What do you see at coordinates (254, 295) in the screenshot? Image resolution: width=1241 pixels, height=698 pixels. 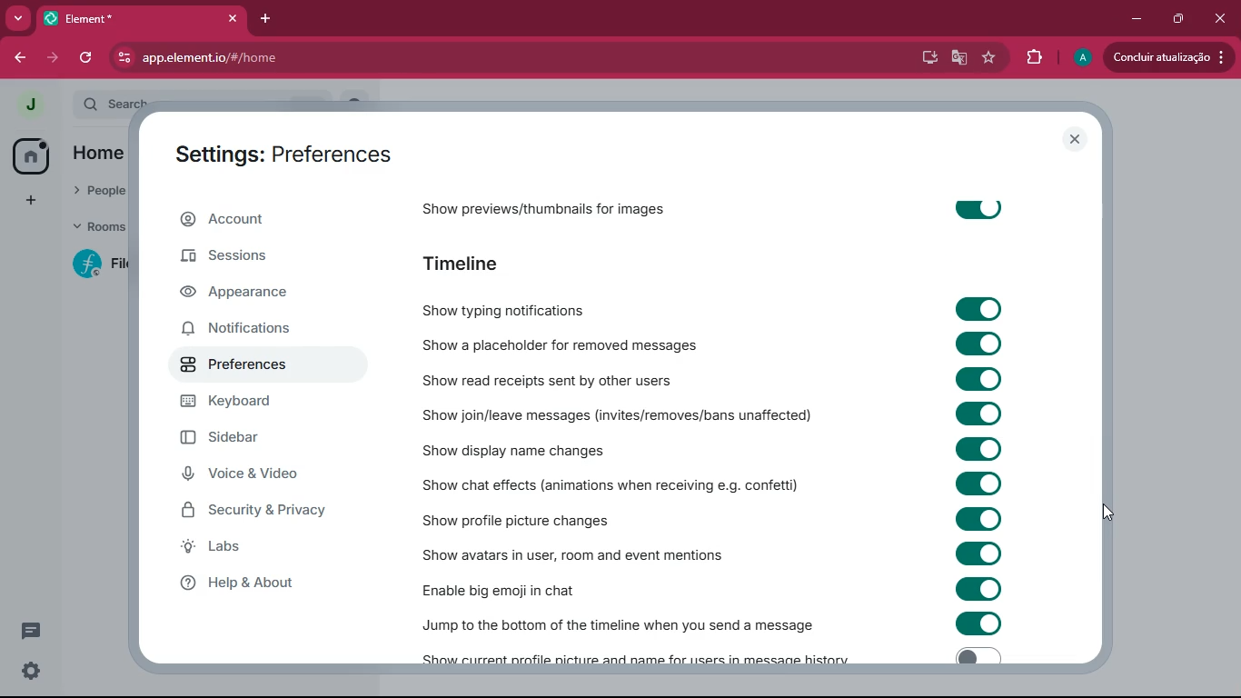 I see `appearance` at bounding box center [254, 295].